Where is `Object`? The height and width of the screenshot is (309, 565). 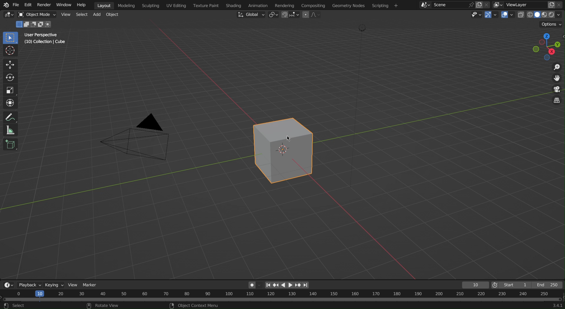
Object is located at coordinates (39, 15).